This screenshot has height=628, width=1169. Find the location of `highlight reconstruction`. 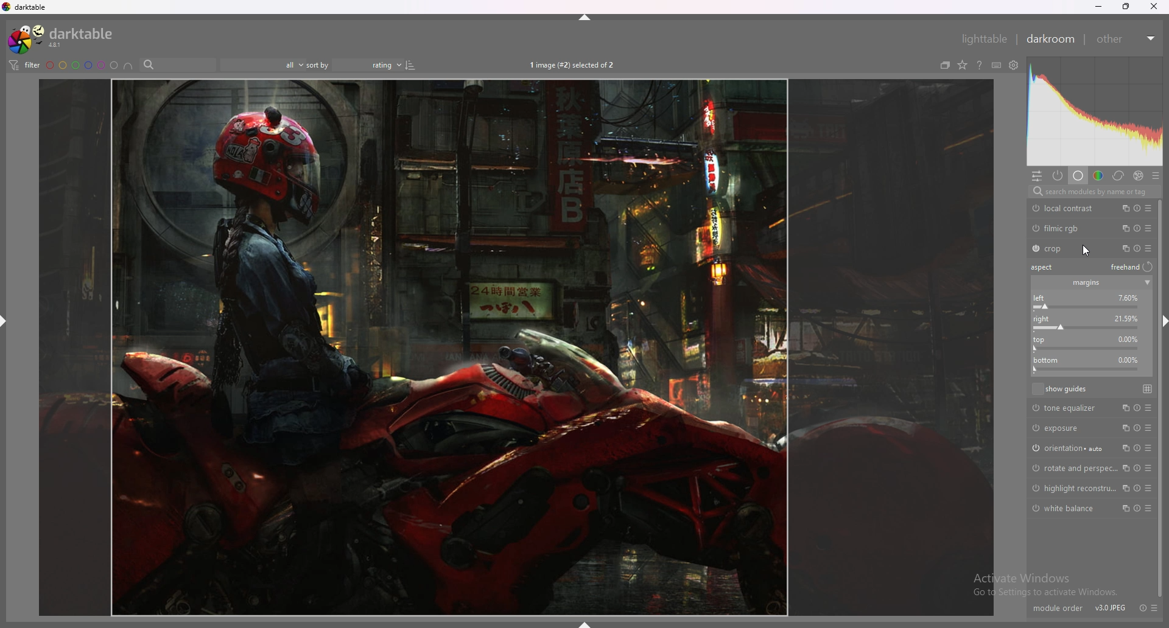

highlight reconstruction is located at coordinates (1073, 488).